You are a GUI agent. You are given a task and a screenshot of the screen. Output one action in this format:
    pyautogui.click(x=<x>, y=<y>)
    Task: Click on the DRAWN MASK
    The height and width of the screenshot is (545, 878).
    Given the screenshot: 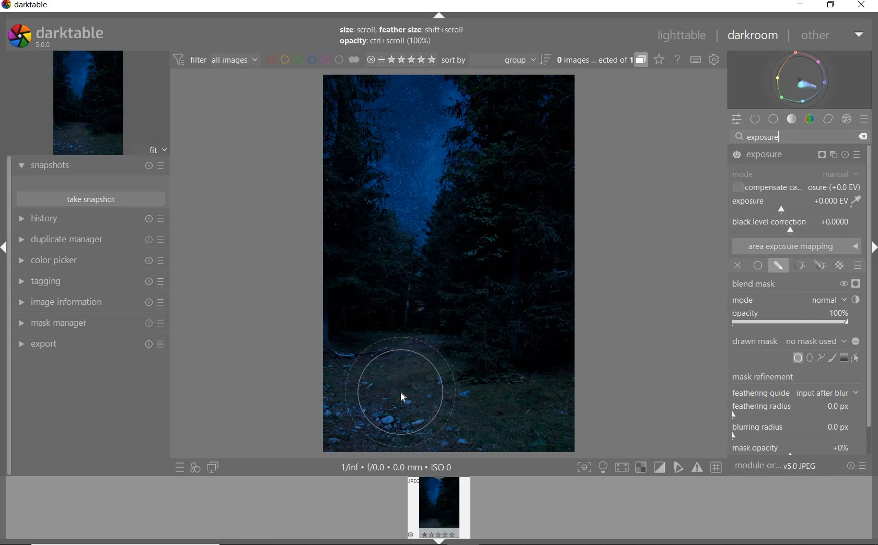 What is the action you would take?
    pyautogui.click(x=794, y=341)
    